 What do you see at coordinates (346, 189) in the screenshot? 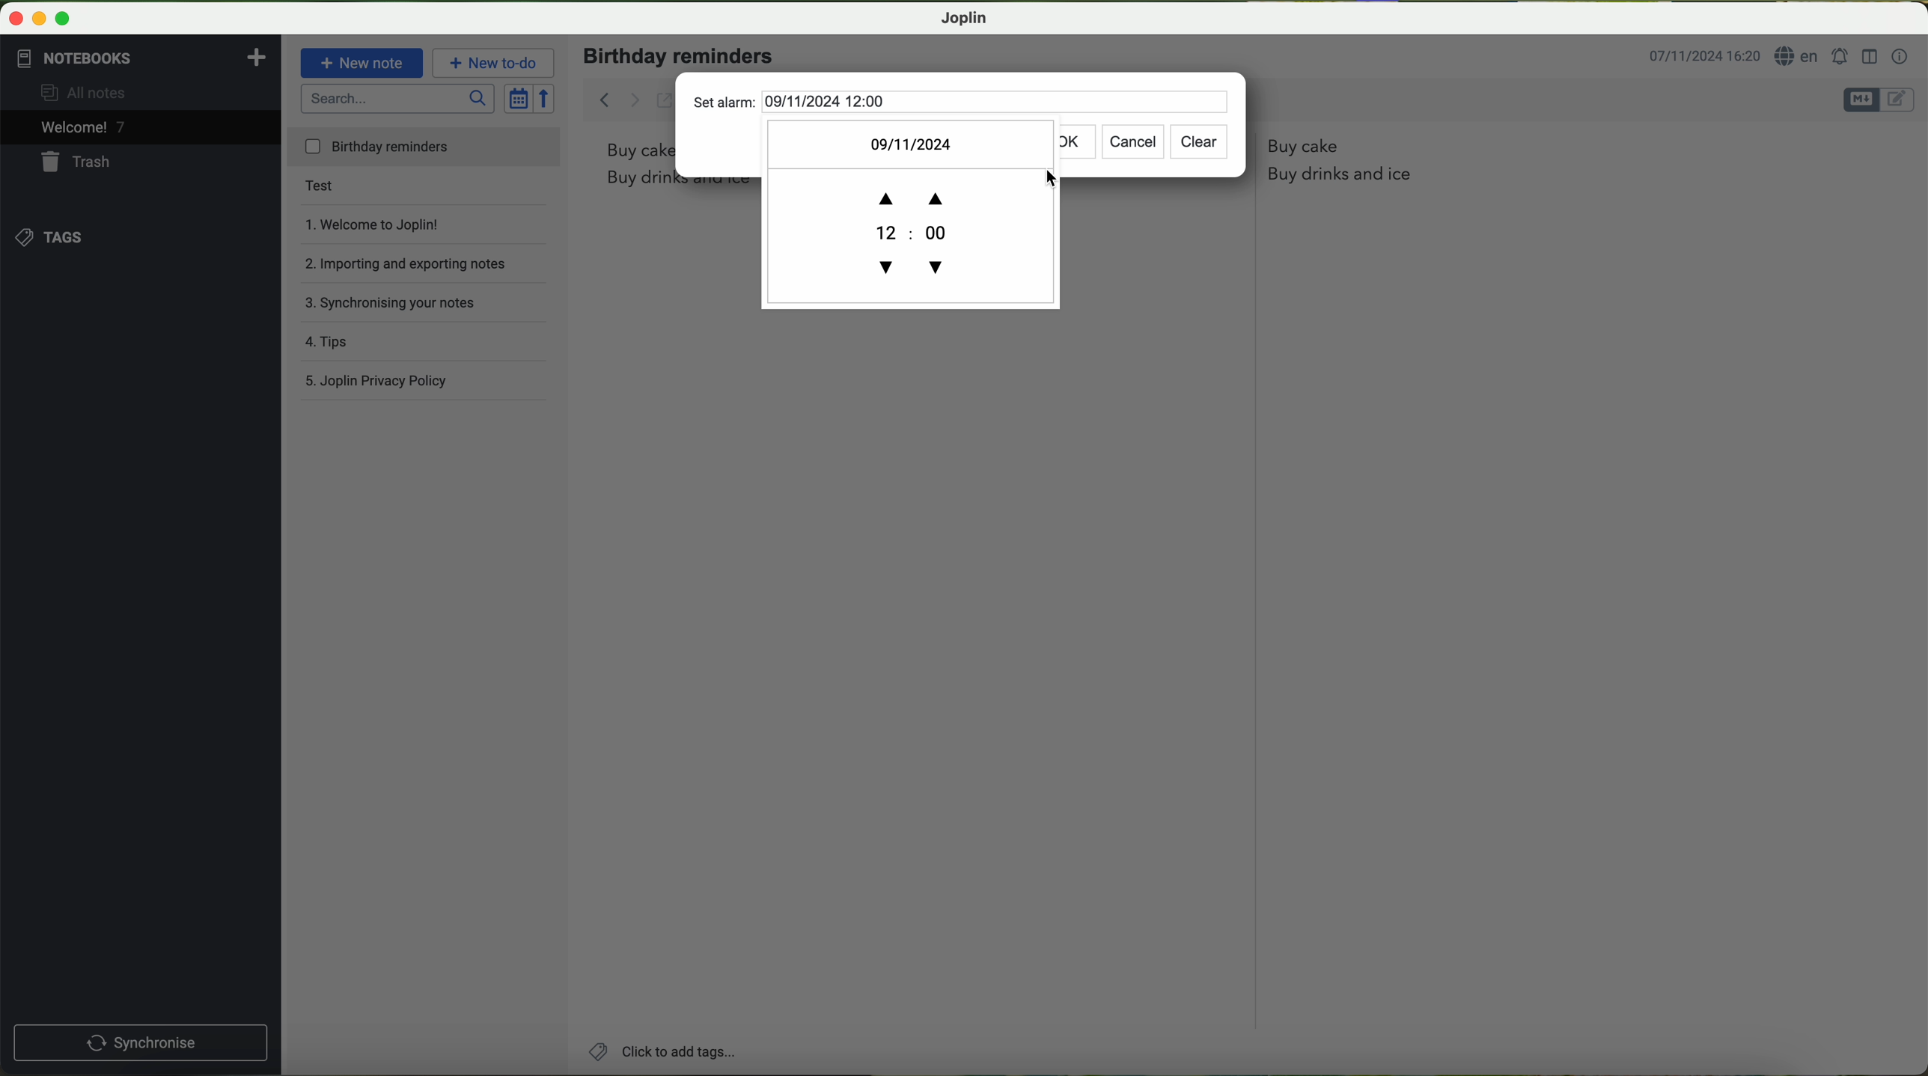
I see `test` at bounding box center [346, 189].